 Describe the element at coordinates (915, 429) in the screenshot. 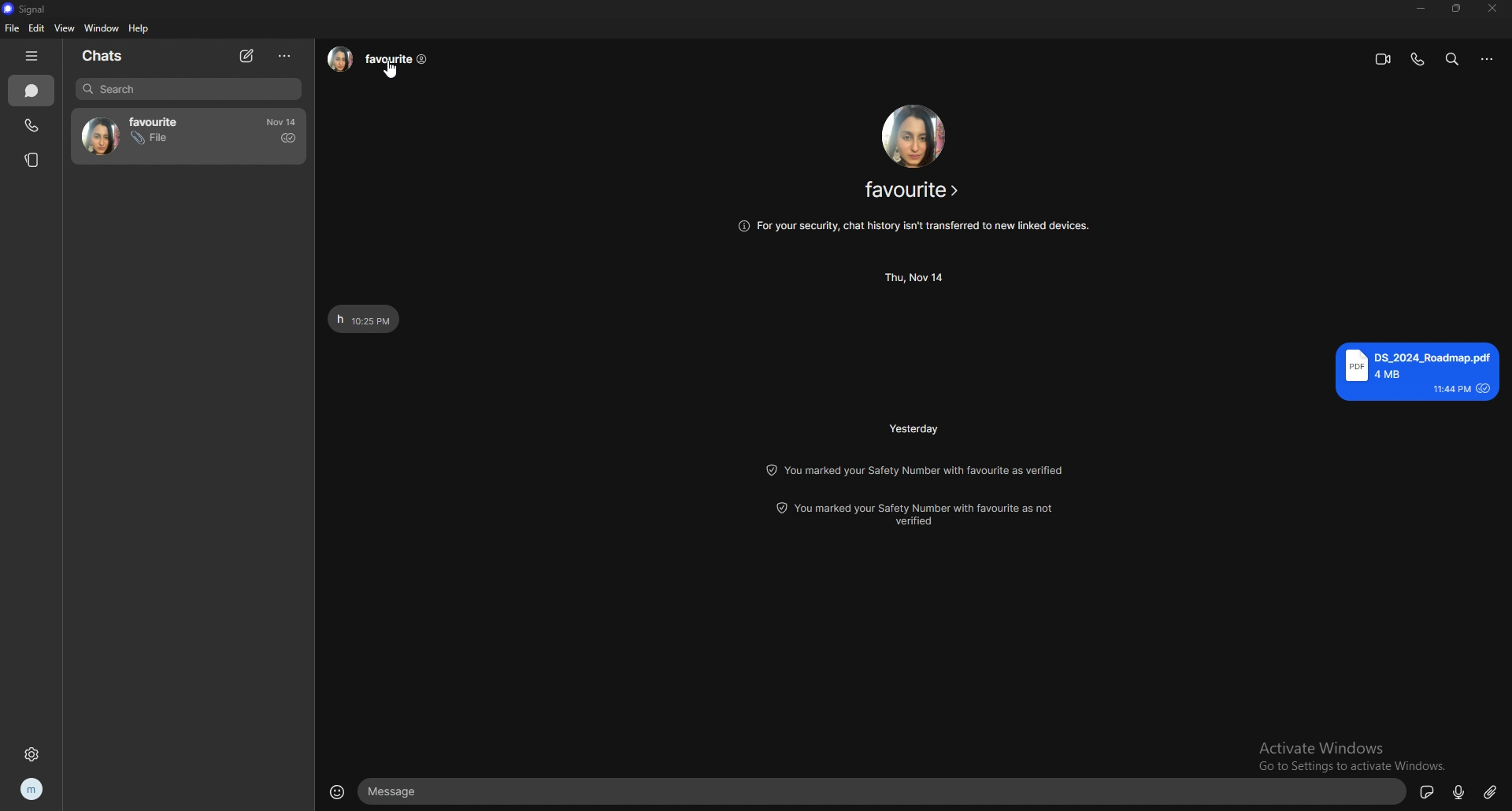

I see `time` at that location.